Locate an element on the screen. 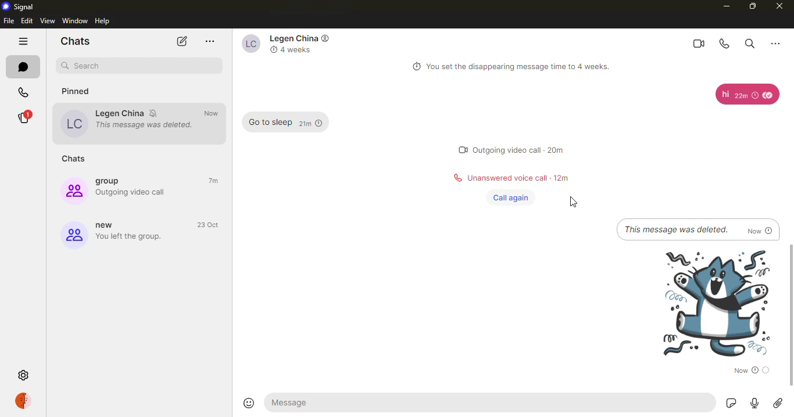 Image resolution: width=794 pixels, height=417 pixels. profile is located at coordinates (24, 400).